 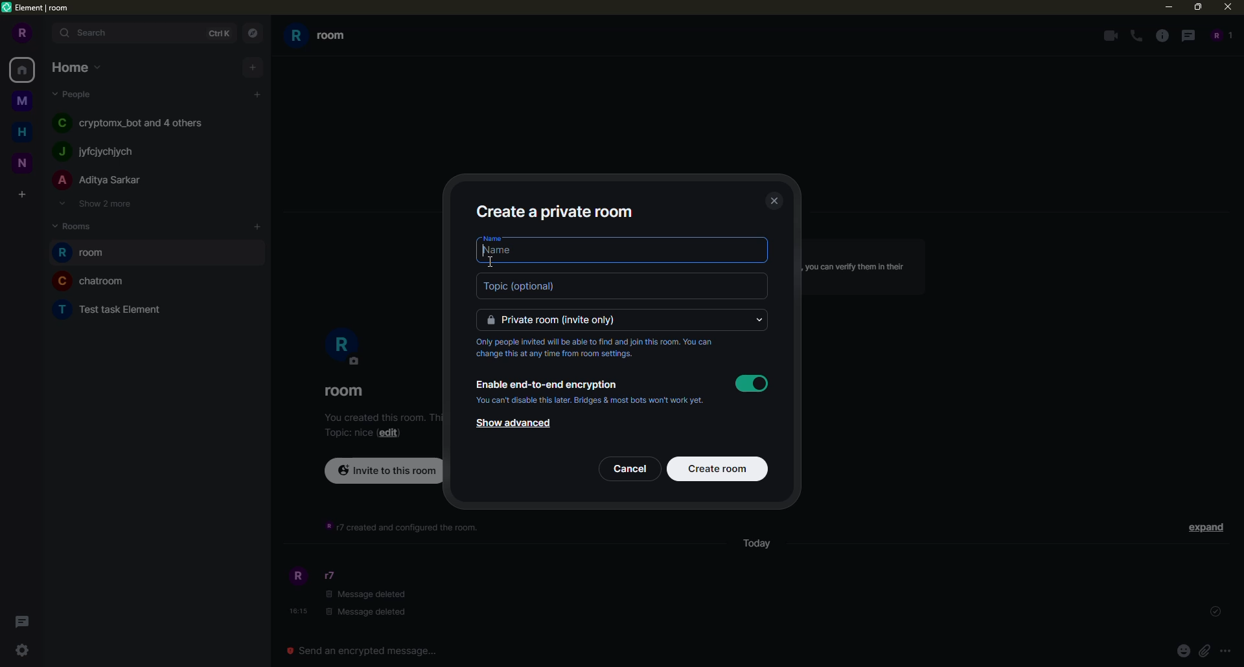 I want to click on search, so click(x=91, y=34).